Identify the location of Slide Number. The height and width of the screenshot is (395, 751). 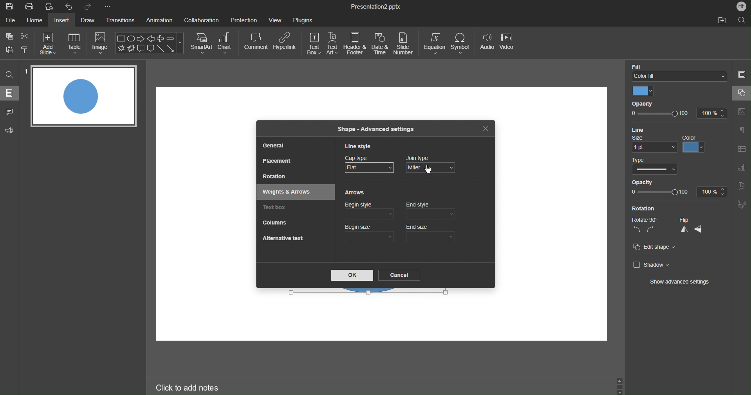
(405, 44).